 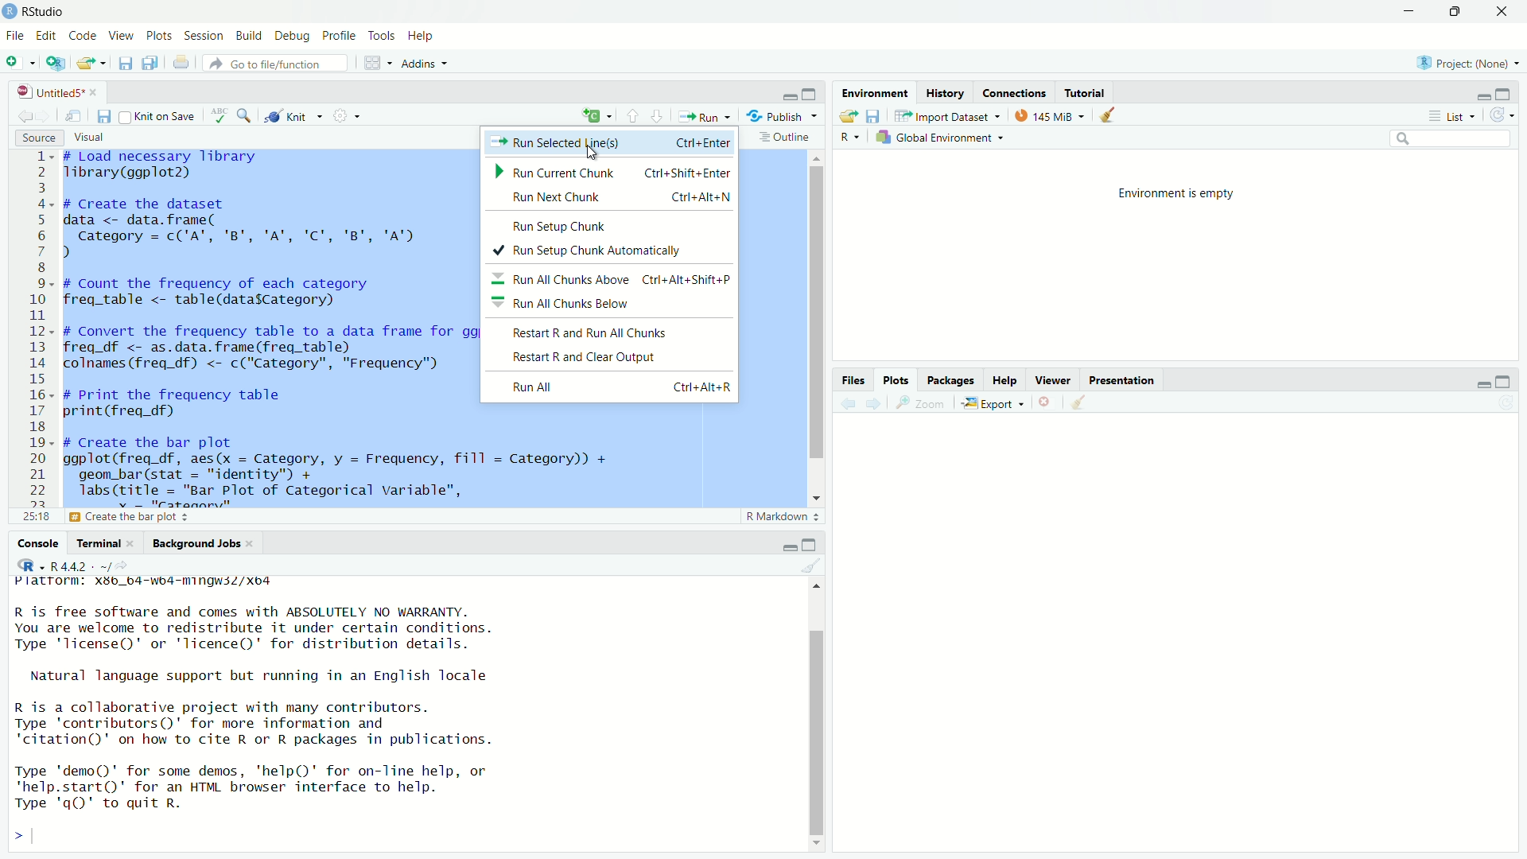 I want to click on » Run Current Chunk ~~ Ctrl+Shift+Enter, so click(x=609, y=173).